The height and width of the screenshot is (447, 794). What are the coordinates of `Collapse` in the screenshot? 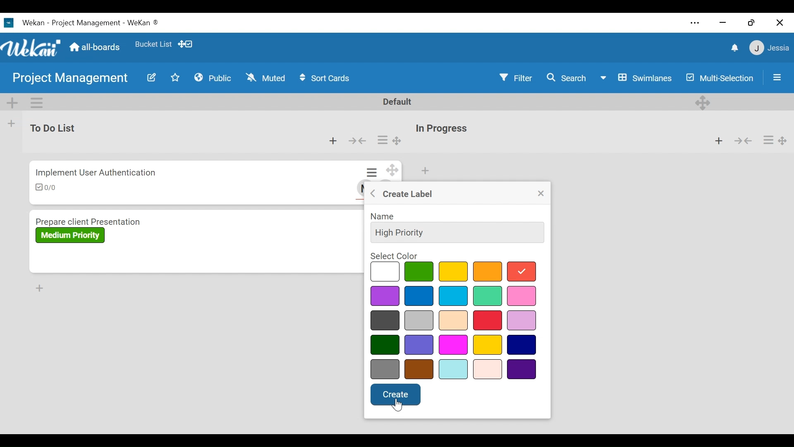 It's located at (357, 142).